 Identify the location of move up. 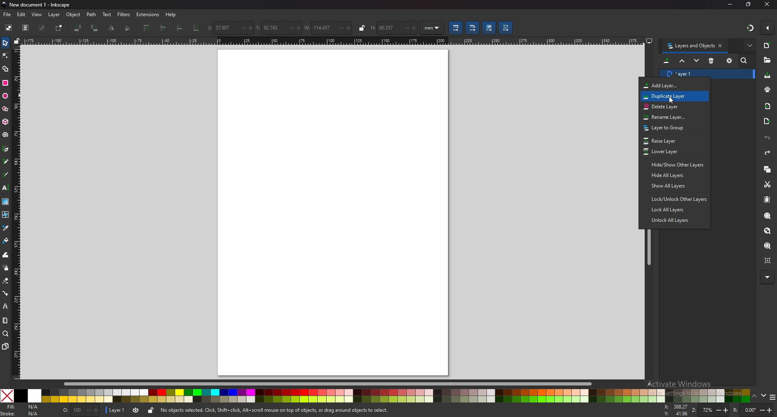
(682, 60).